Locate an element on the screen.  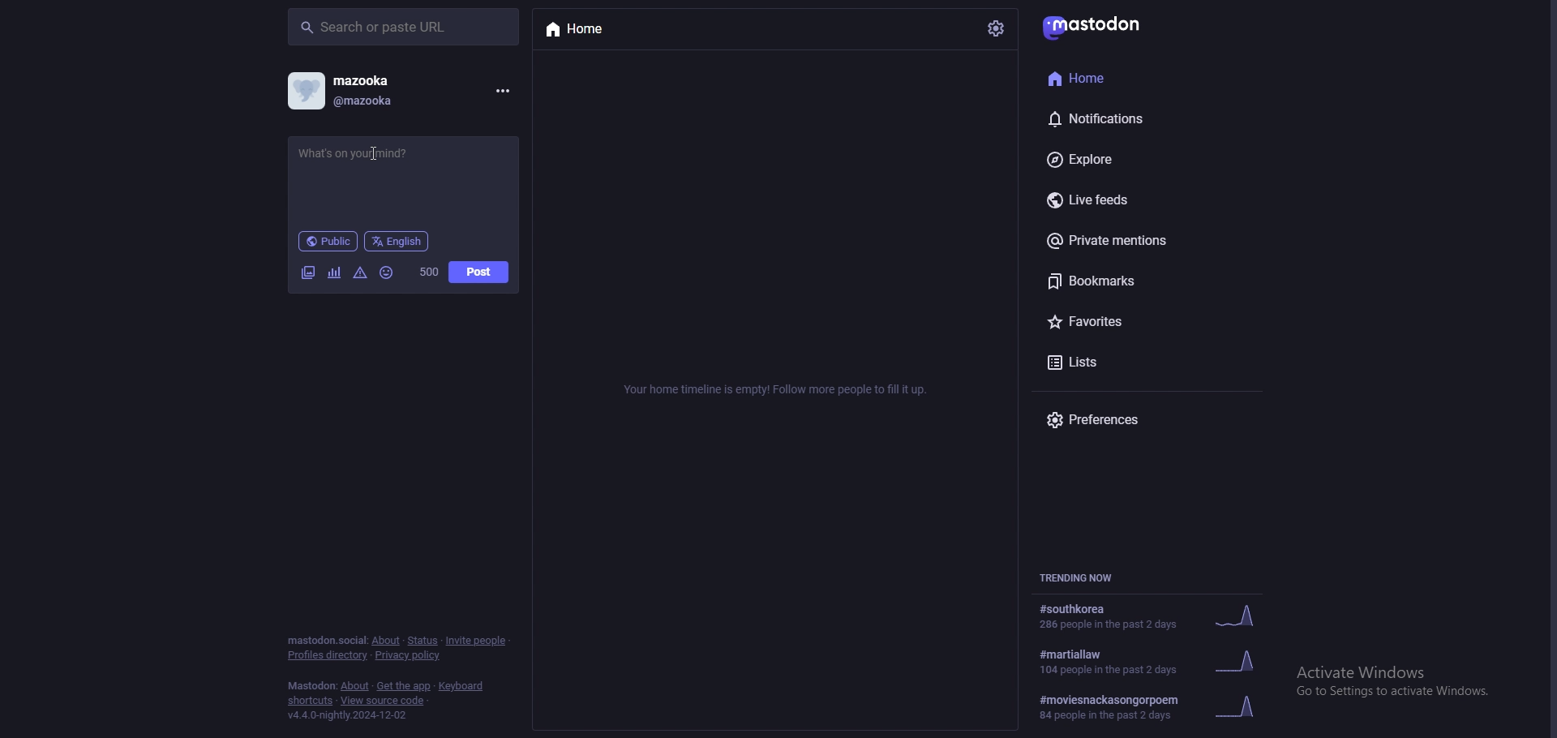
version is located at coordinates (349, 715).